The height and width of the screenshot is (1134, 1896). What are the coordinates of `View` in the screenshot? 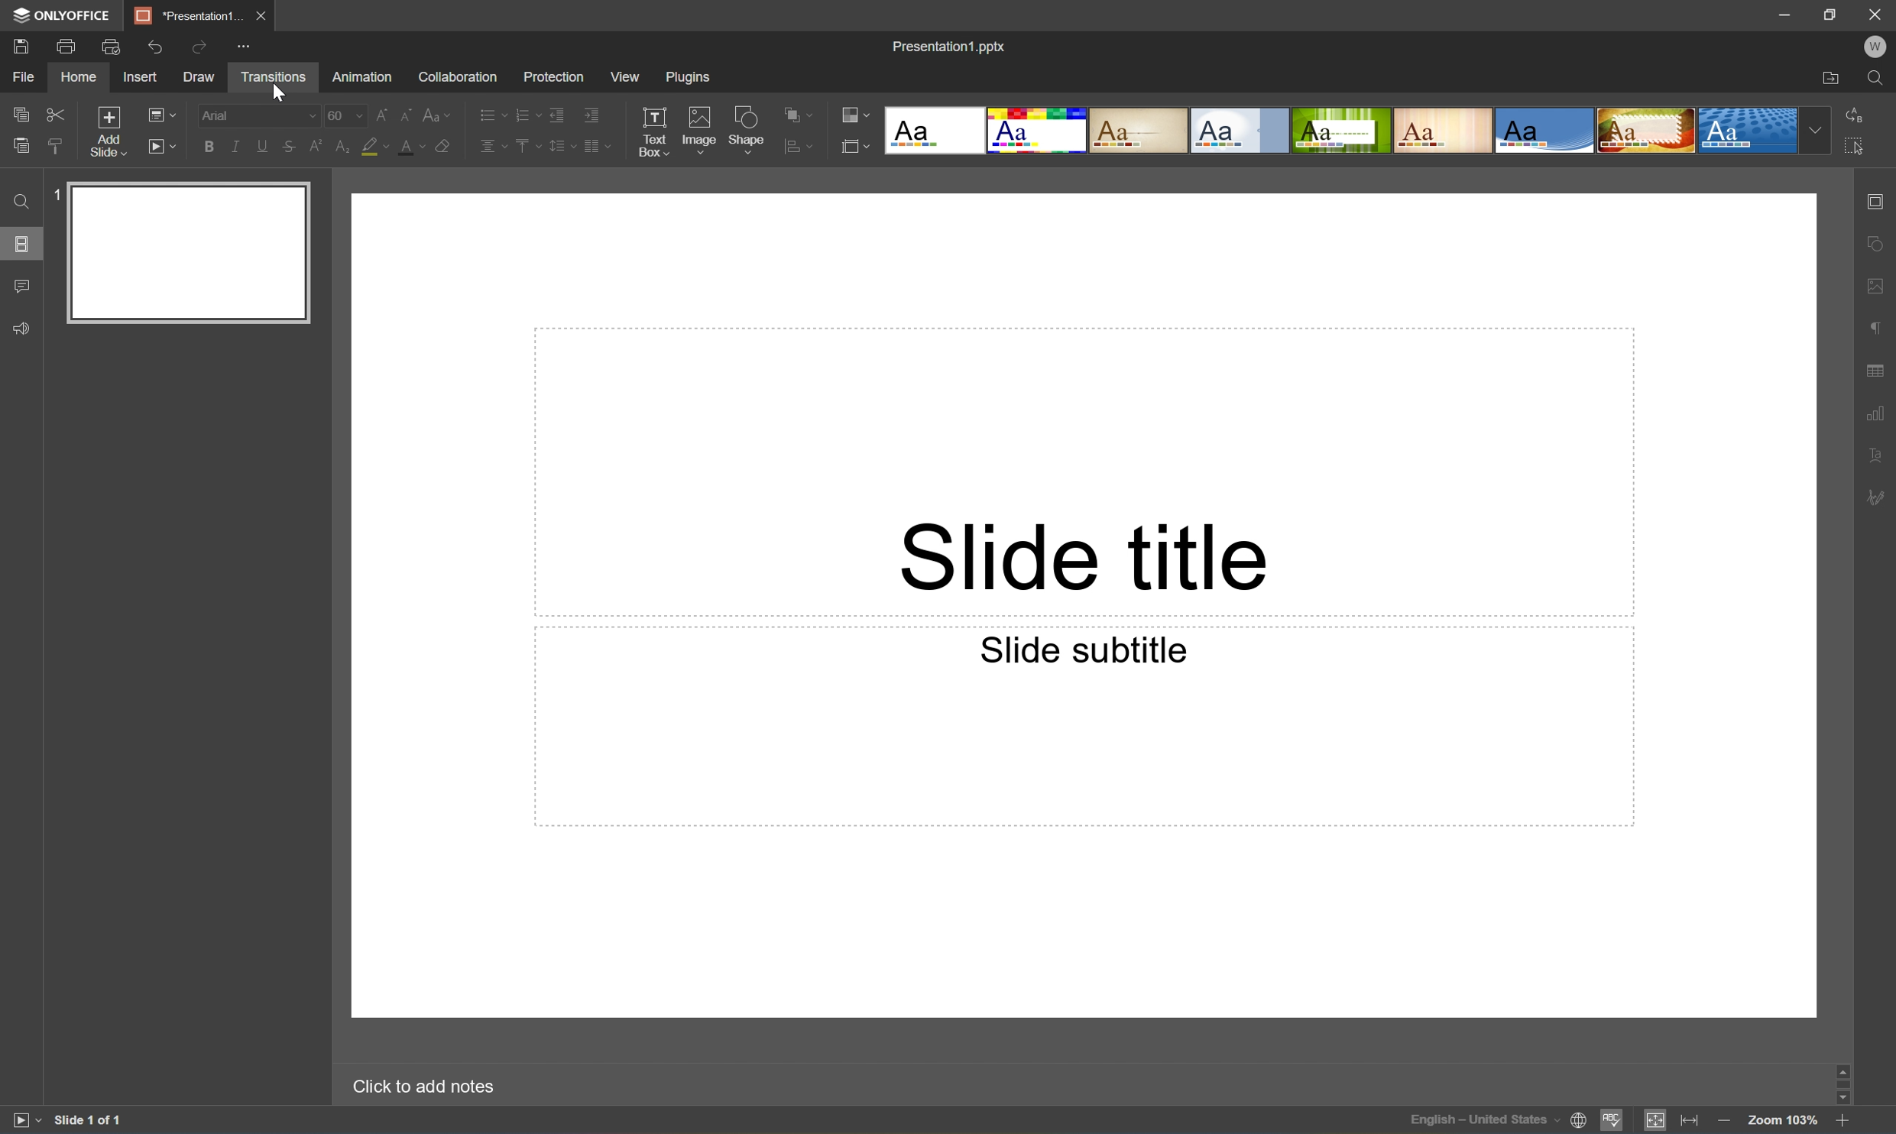 It's located at (624, 78).